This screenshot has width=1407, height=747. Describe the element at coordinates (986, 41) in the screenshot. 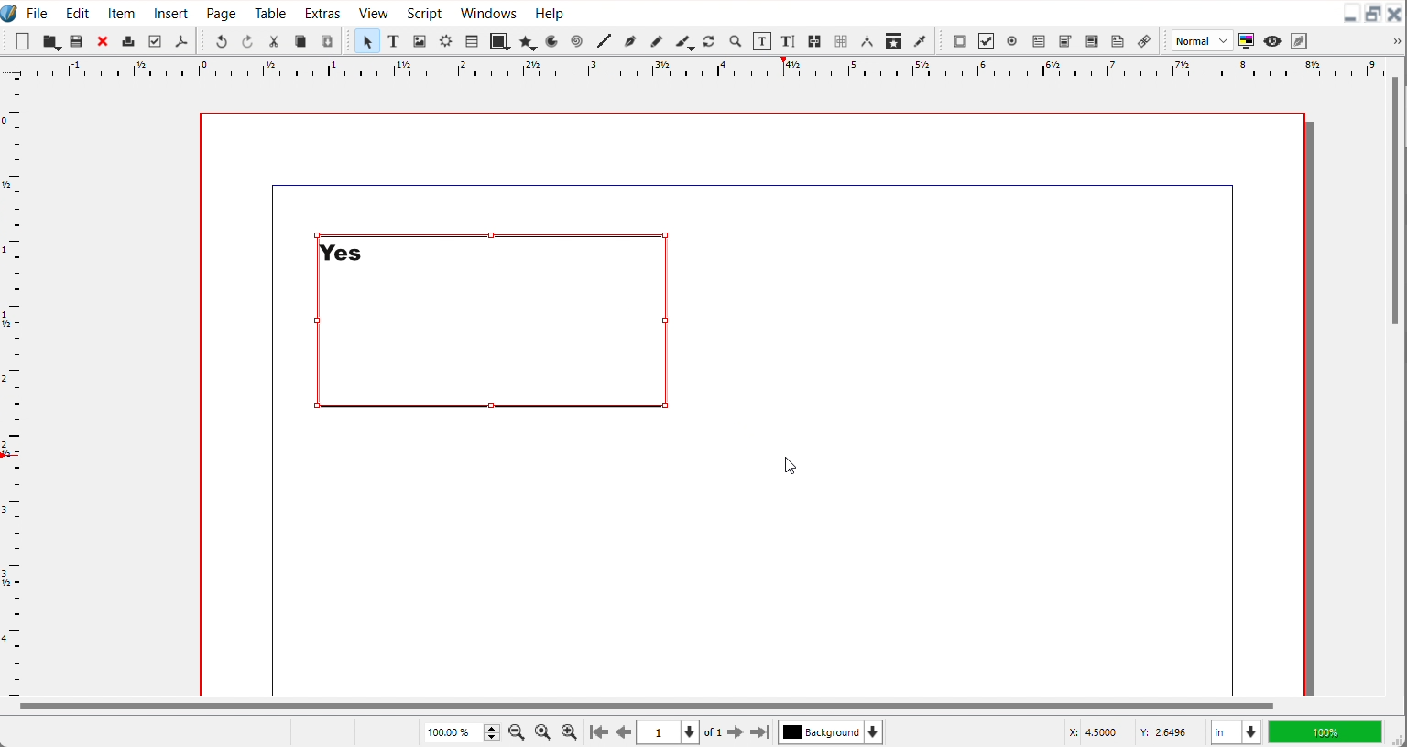

I see `PDF Check Button` at that location.